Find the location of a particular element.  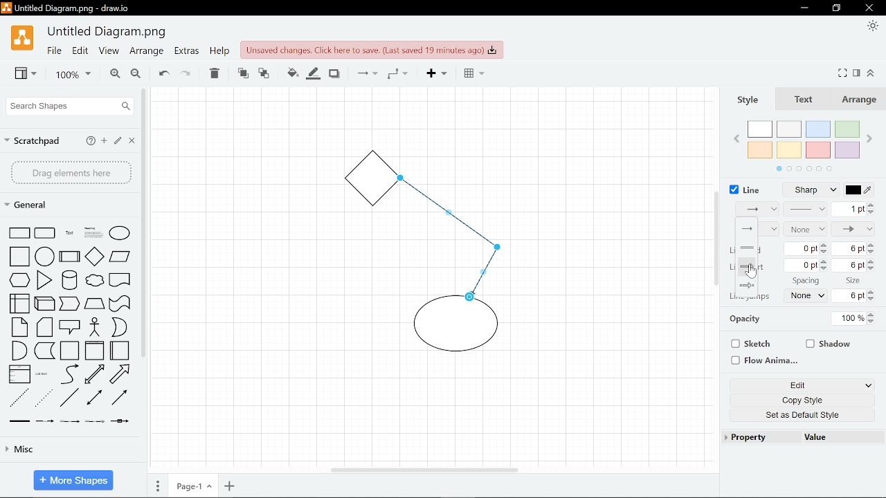

shape is located at coordinates (19, 327).